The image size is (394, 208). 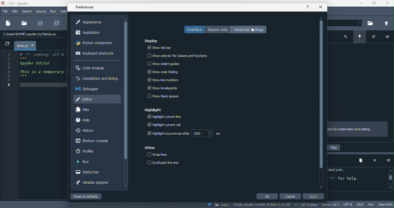 What do you see at coordinates (307, 205) in the screenshot?
I see `lsp python` at bounding box center [307, 205].